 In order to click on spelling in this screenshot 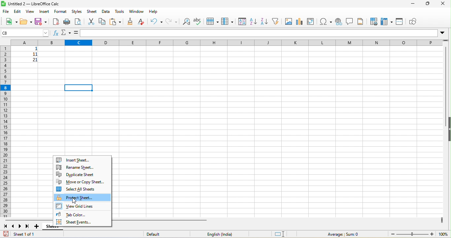, I will do `click(197, 21)`.